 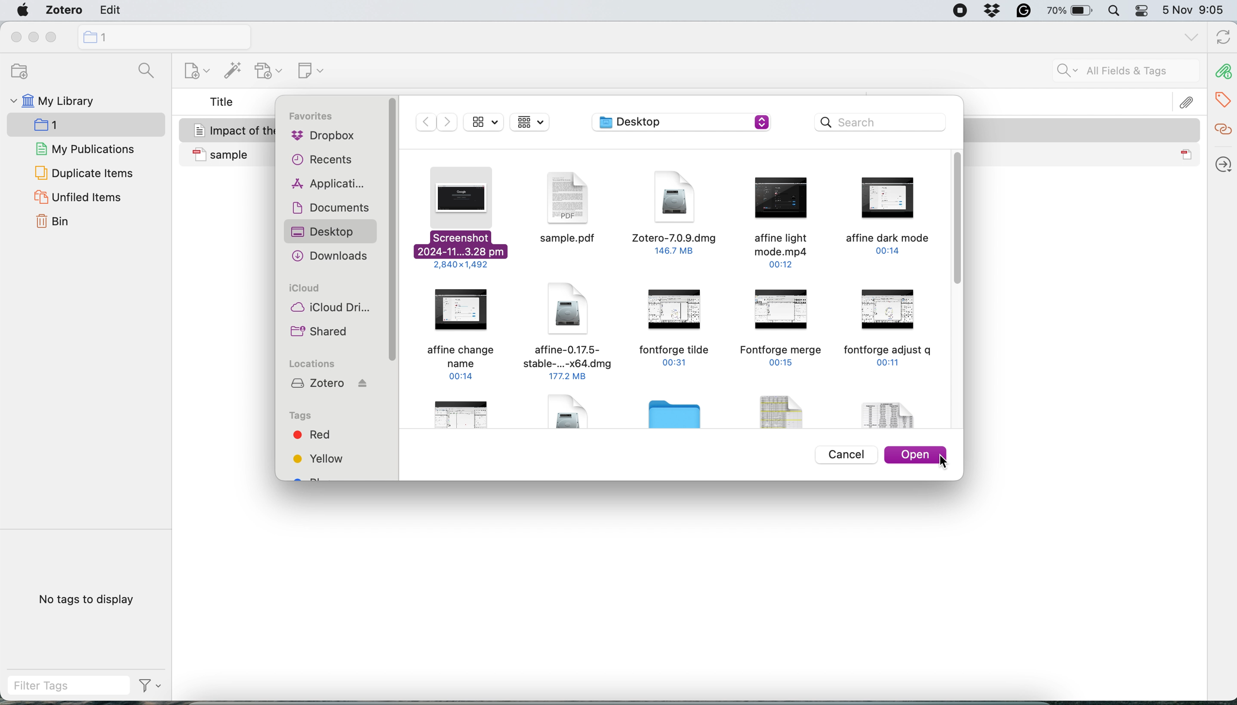 I want to click on control center, so click(x=1142, y=13).